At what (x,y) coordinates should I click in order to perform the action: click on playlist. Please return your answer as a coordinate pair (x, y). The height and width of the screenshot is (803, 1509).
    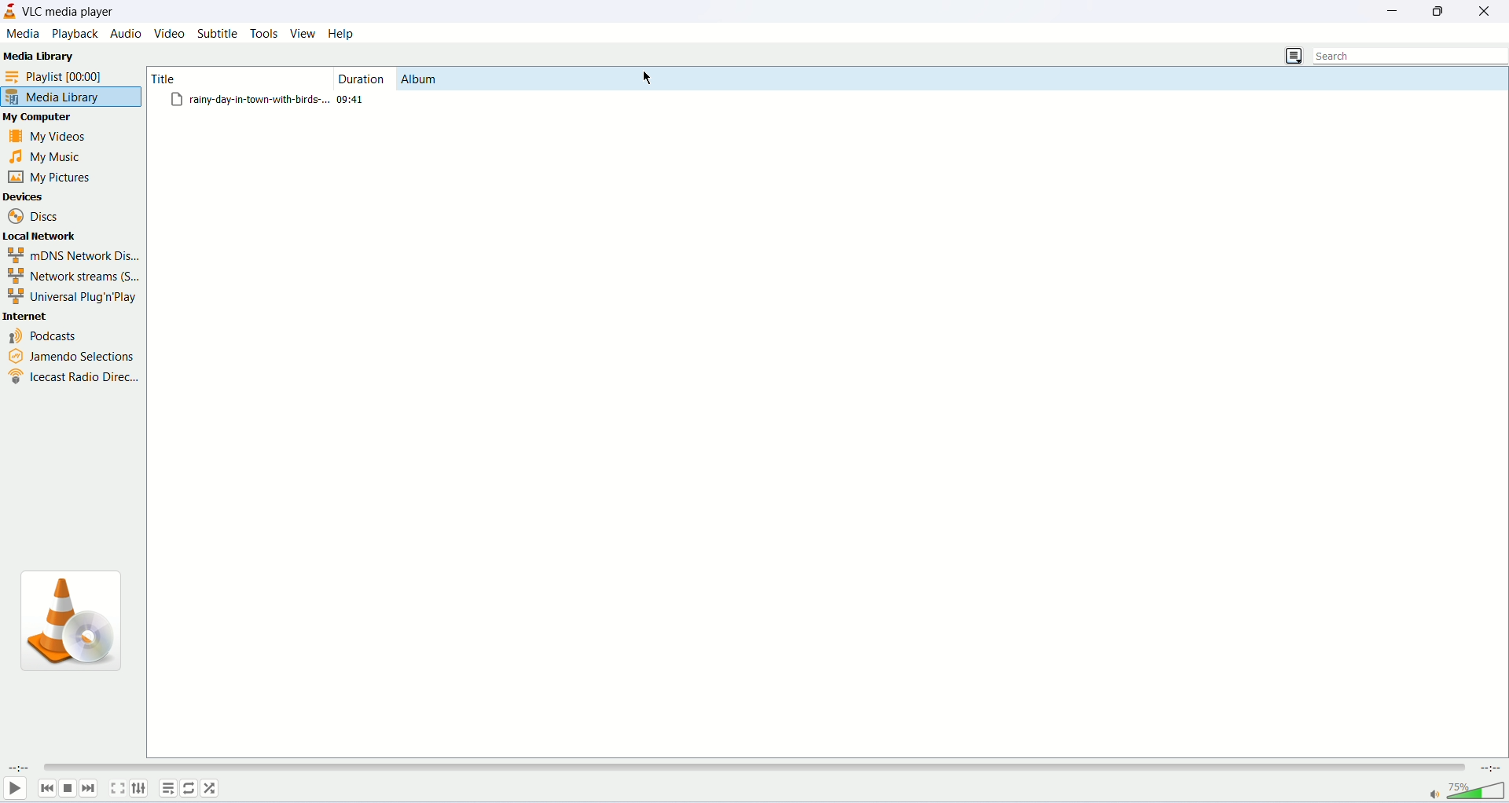
    Looking at the image, I should click on (70, 76).